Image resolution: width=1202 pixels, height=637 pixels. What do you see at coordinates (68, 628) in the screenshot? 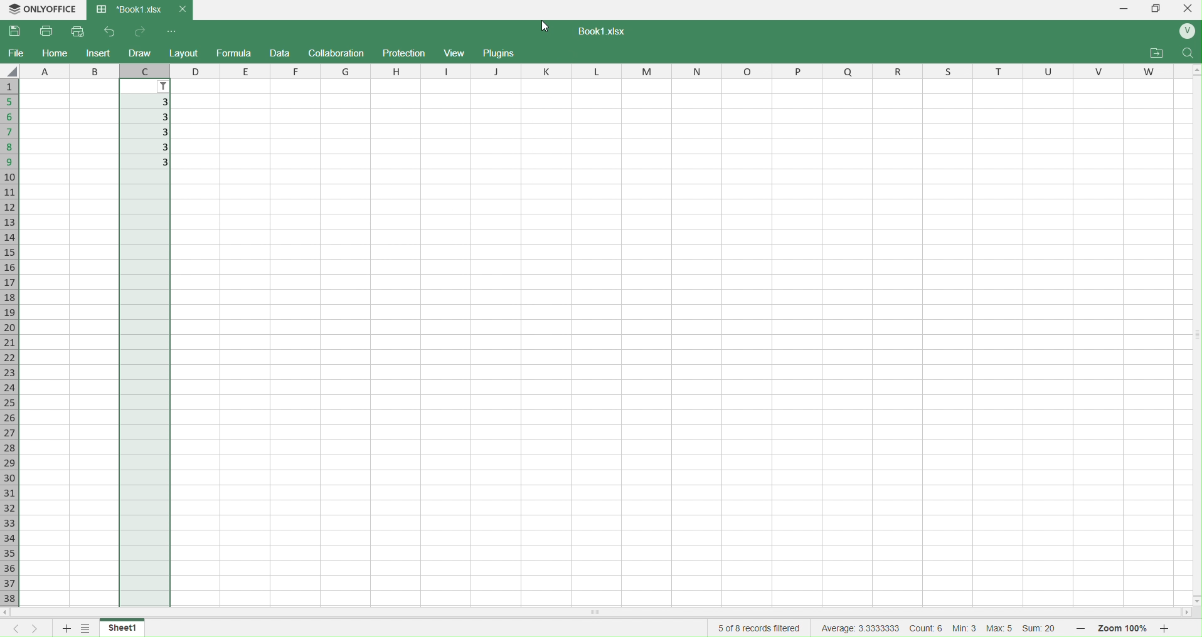
I see `new sheet` at bounding box center [68, 628].